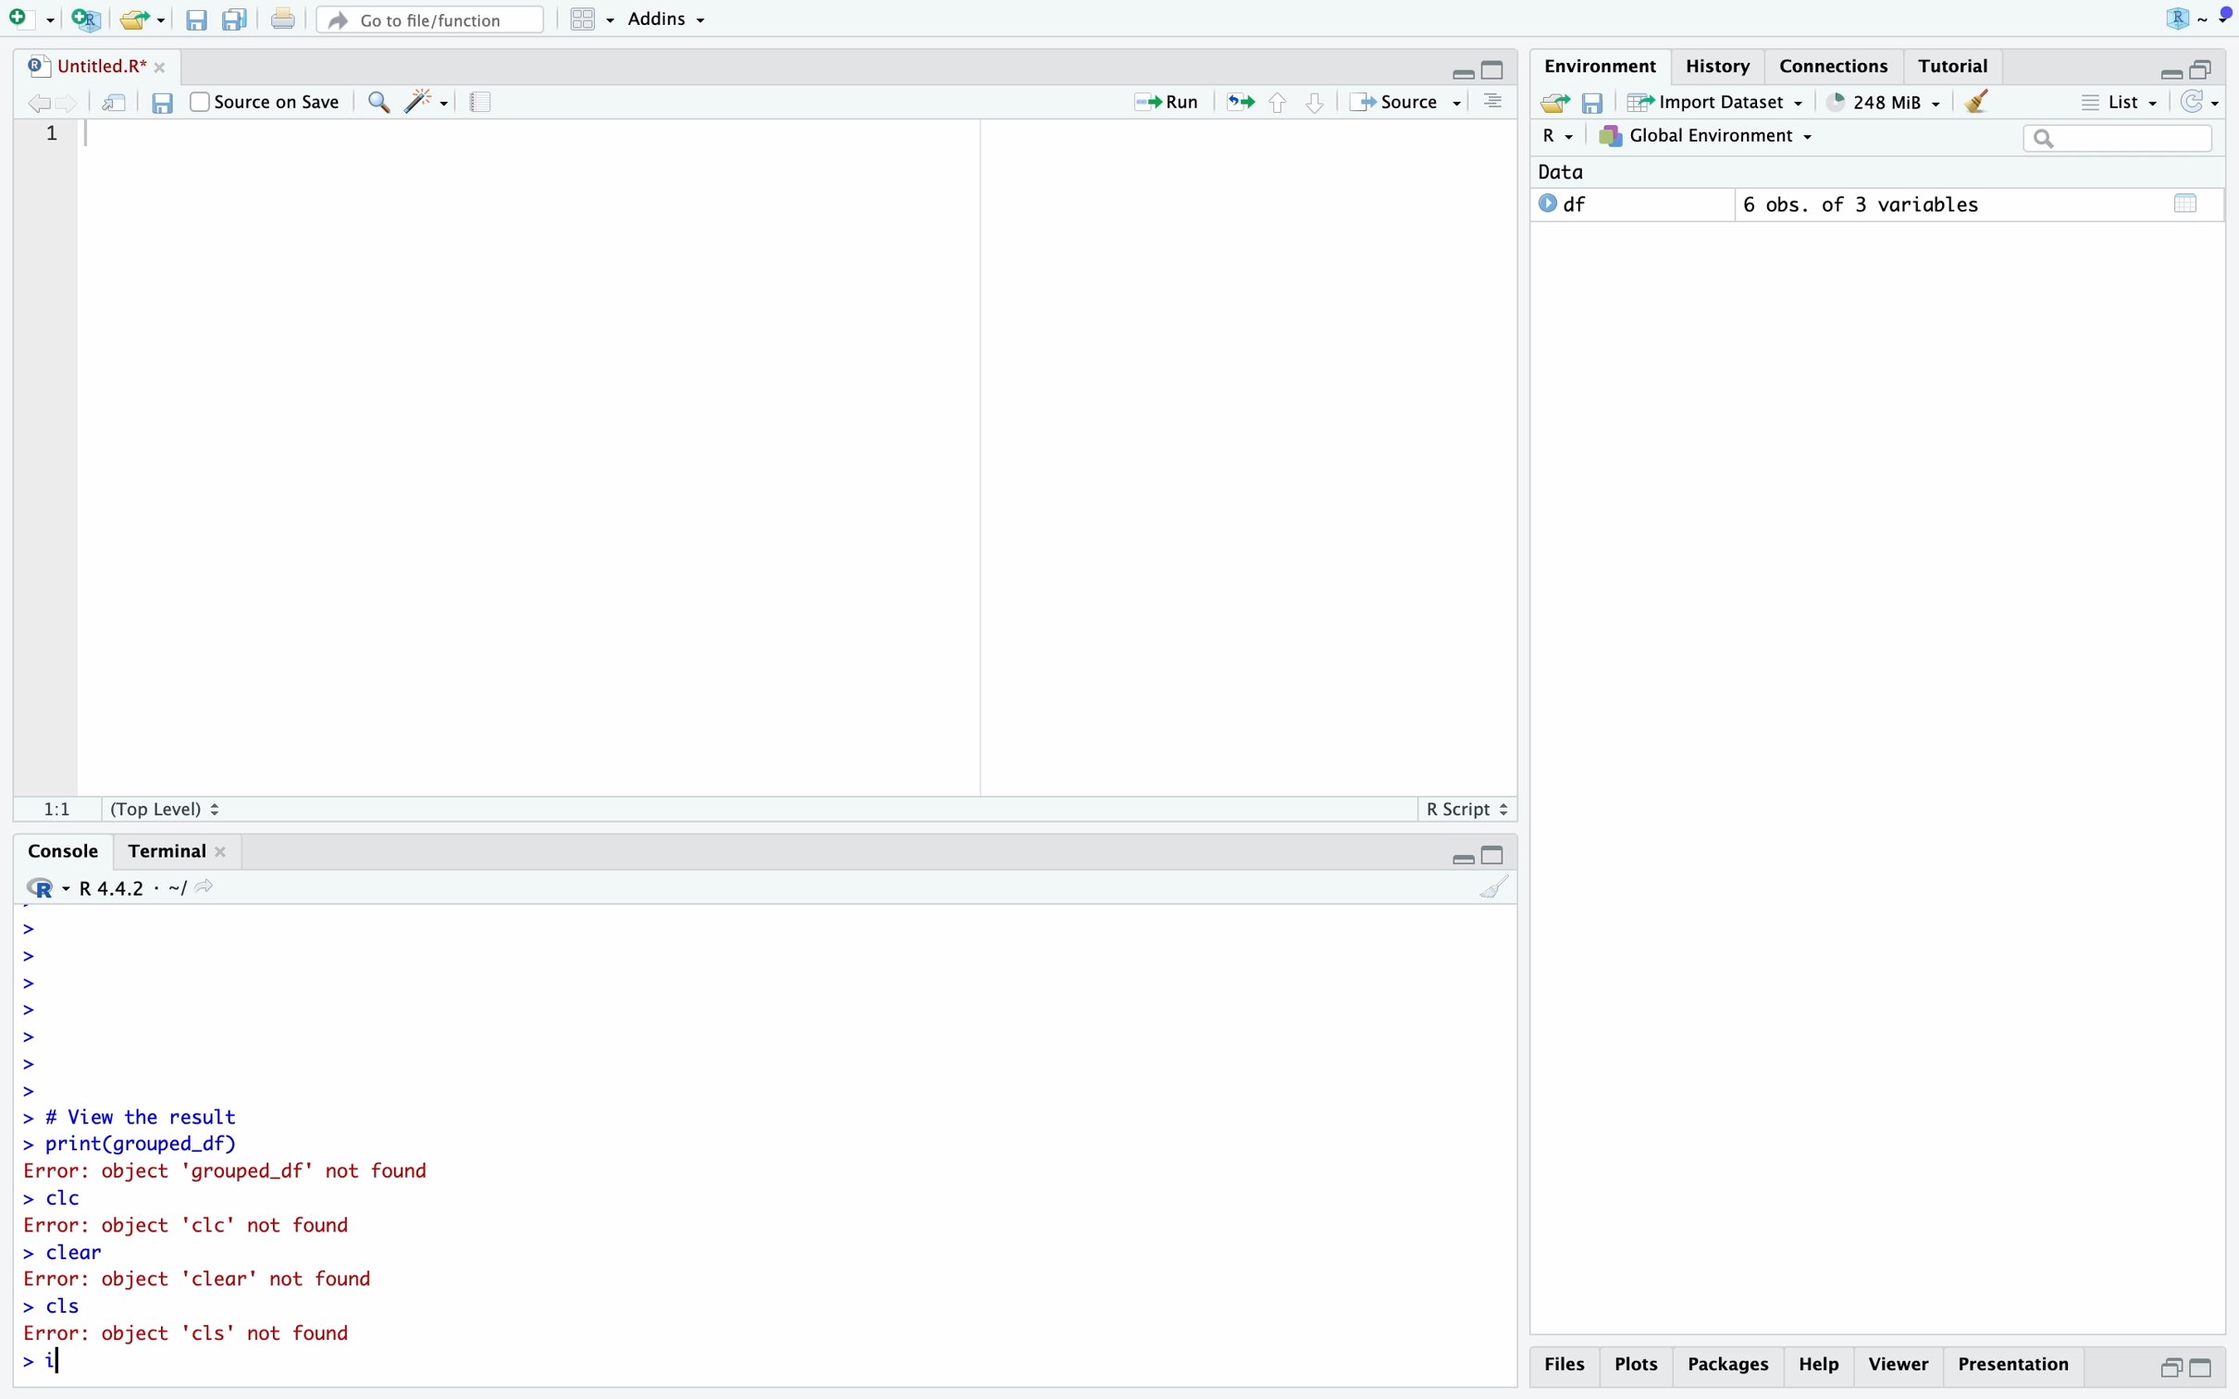 The height and width of the screenshot is (1399, 2239). What do you see at coordinates (666, 18) in the screenshot?
I see `Addins` at bounding box center [666, 18].